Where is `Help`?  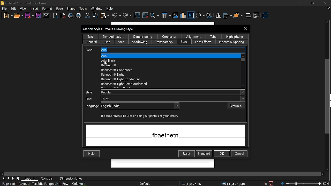 Help is located at coordinates (91, 153).